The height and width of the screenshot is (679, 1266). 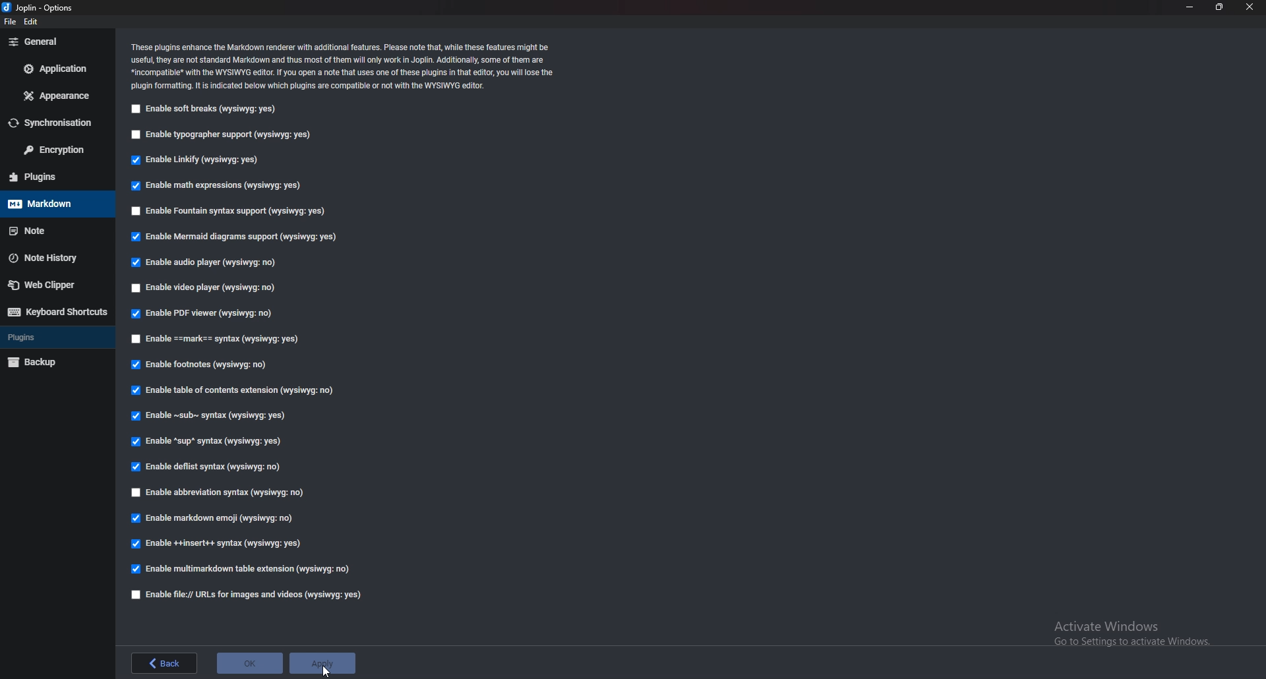 What do you see at coordinates (41, 7) in the screenshot?
I see `joplin` at bounding box center [41, 7].